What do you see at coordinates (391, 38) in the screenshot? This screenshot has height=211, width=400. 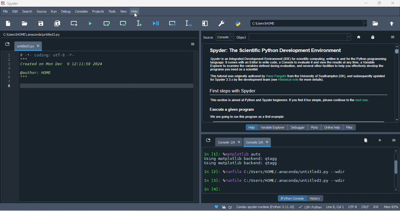 I see `option` at bounding box center [391, 38].